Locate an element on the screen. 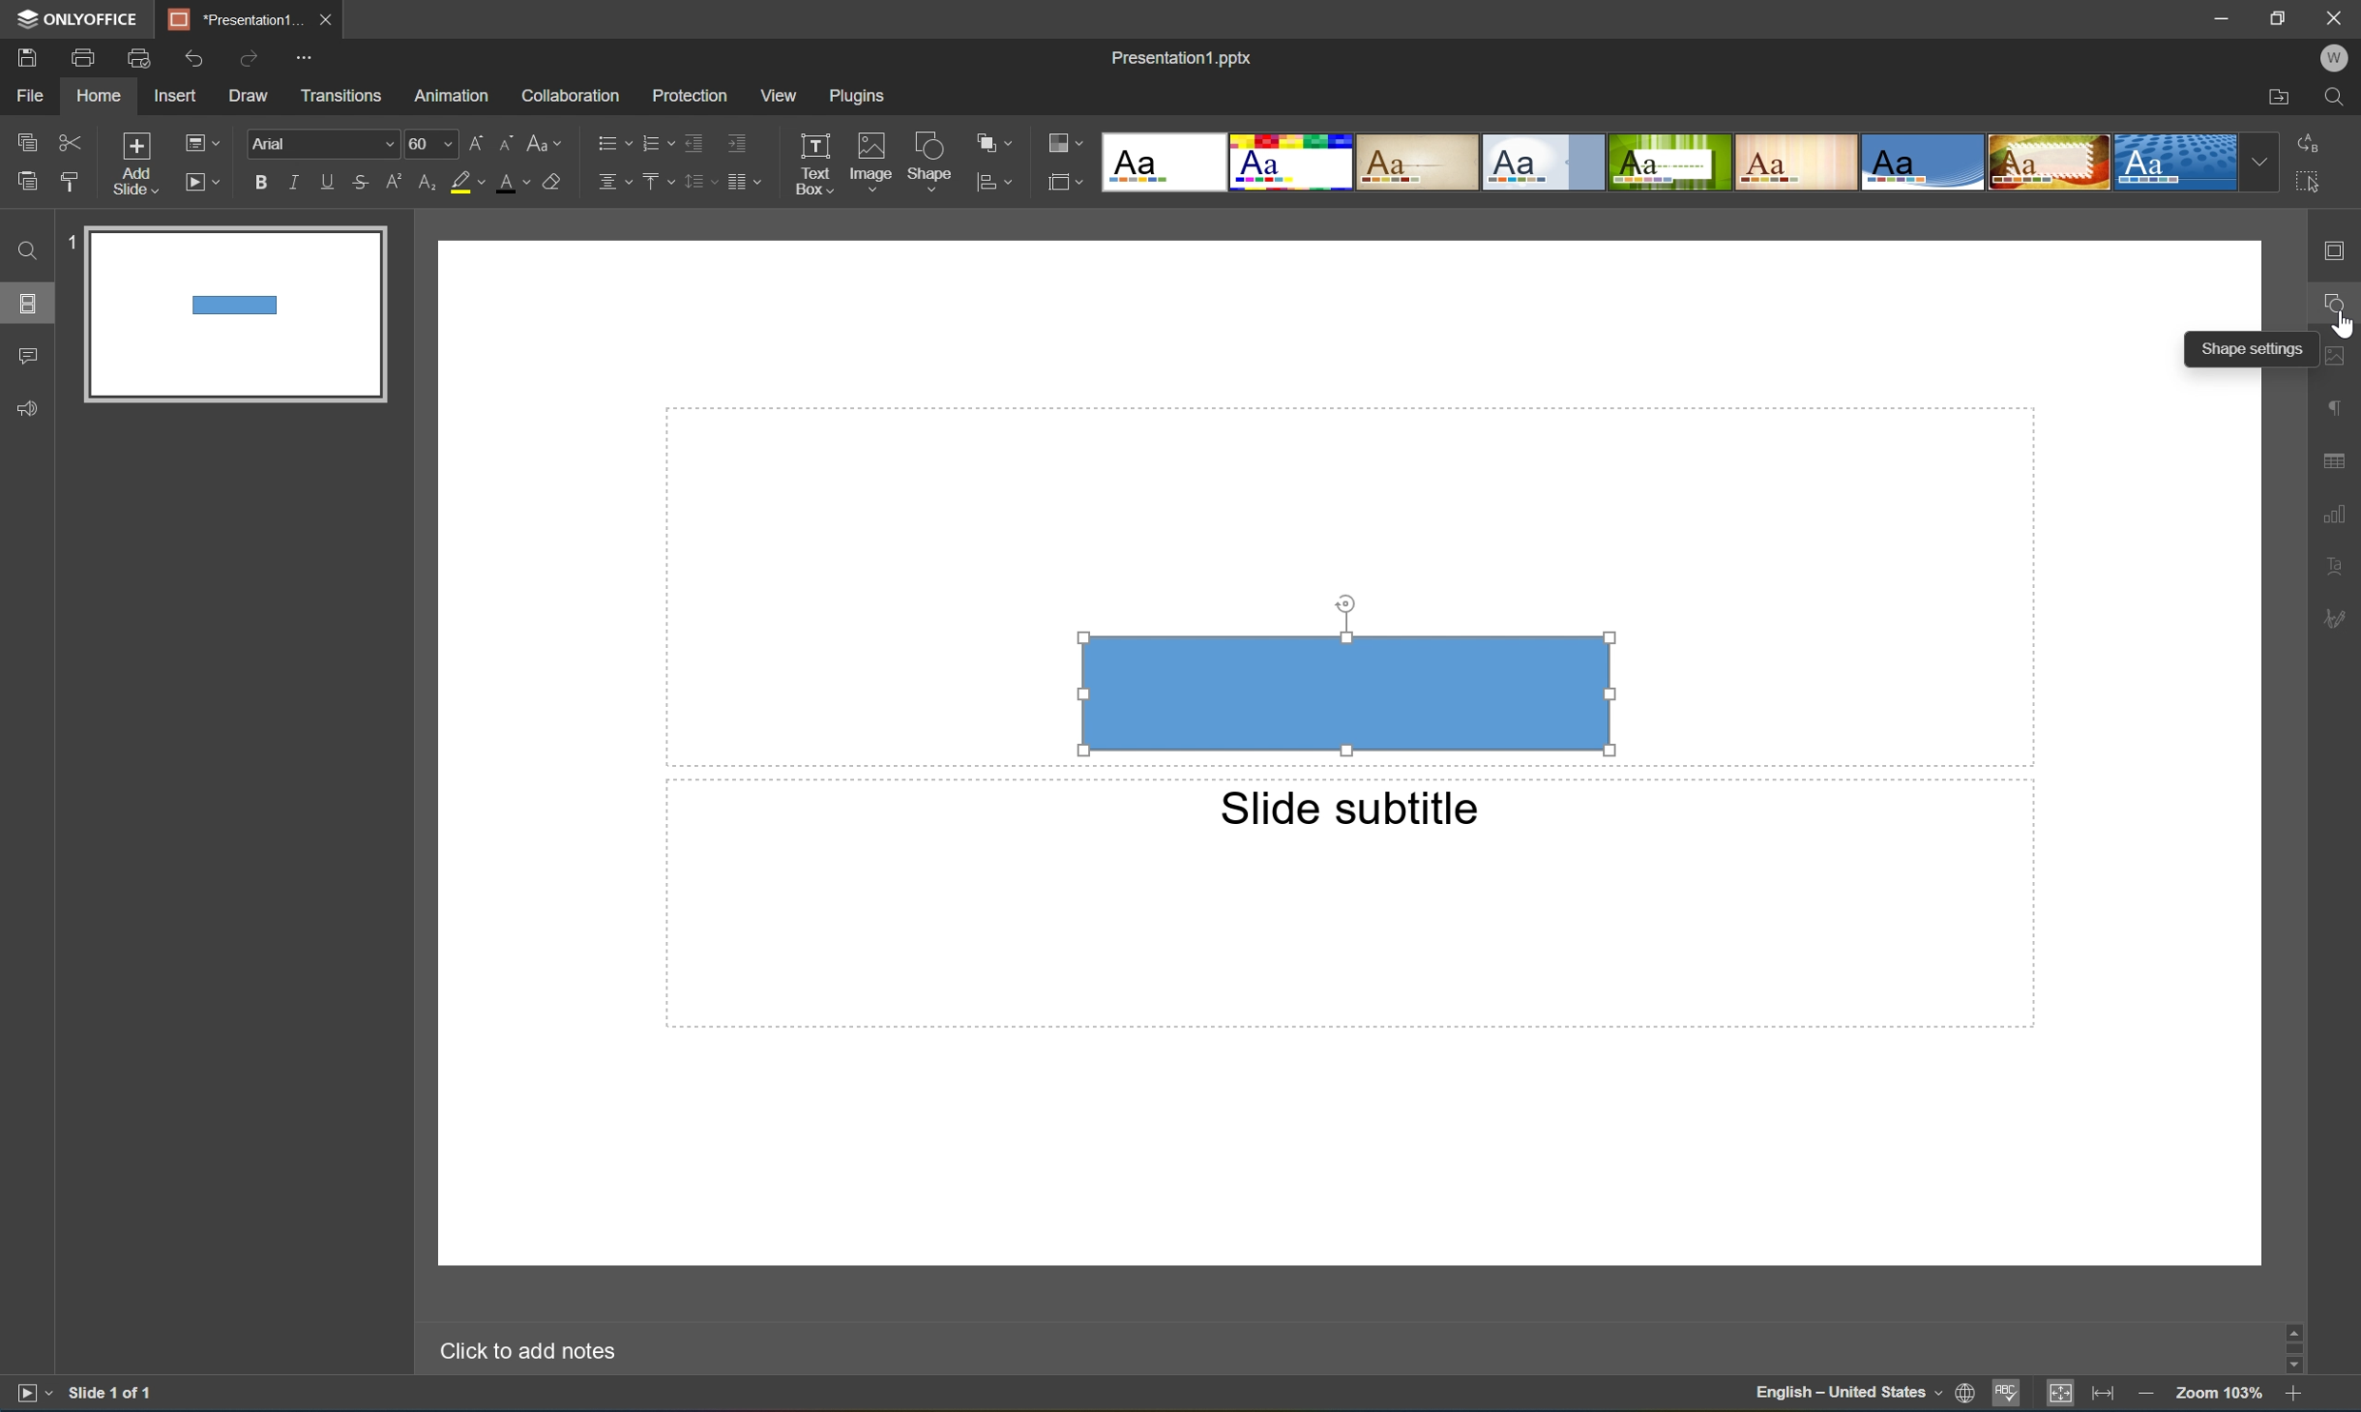 Image resolution: width=2361 pixels, height=1412 pixels. Scroll Down is located at coordinates (2289, 1372).